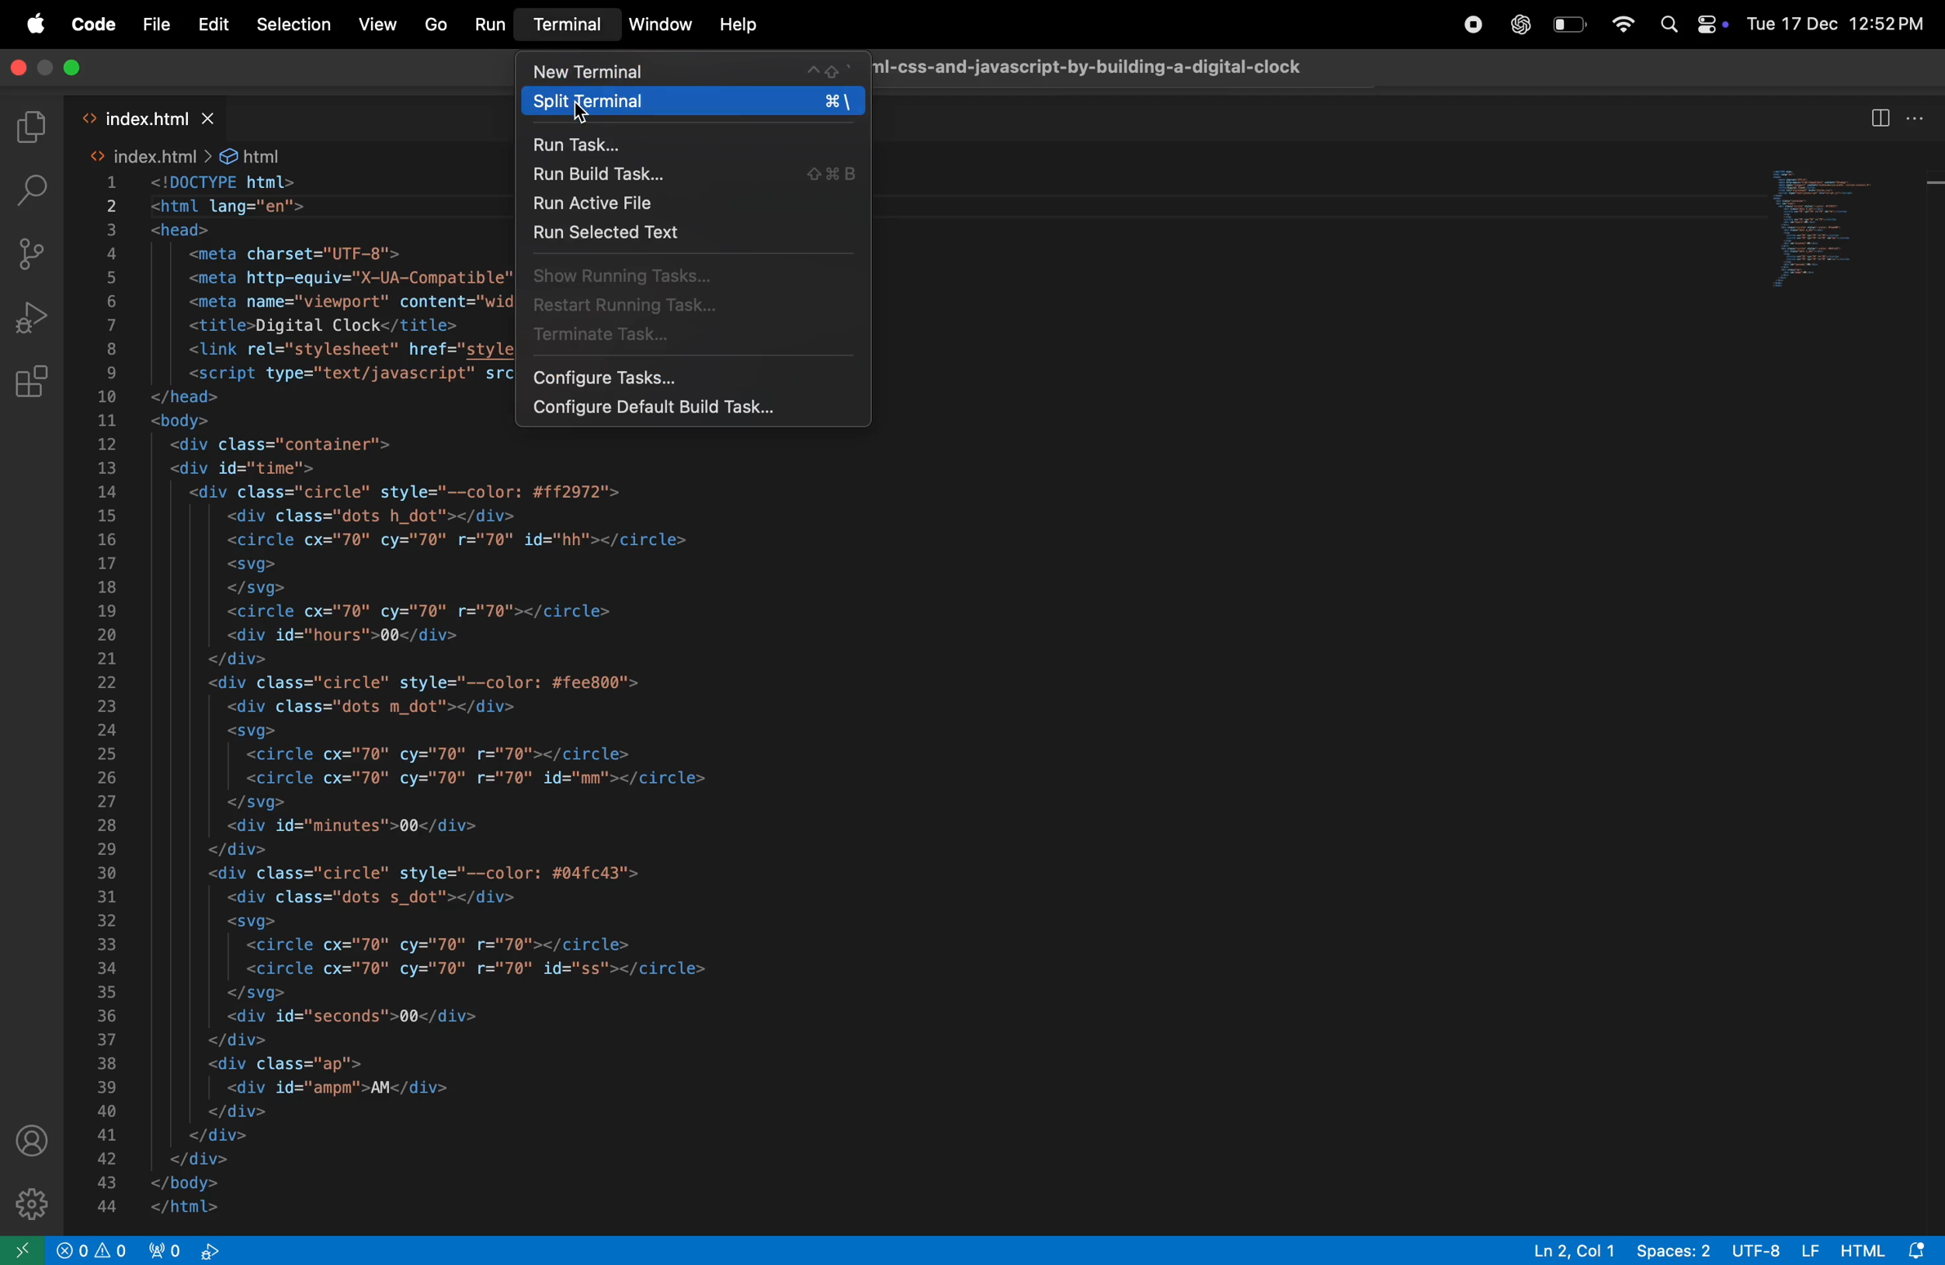  What do you see at coordinates (1877, 118) in the screenshot?
I see `split` at bounding box center [1877, 118].